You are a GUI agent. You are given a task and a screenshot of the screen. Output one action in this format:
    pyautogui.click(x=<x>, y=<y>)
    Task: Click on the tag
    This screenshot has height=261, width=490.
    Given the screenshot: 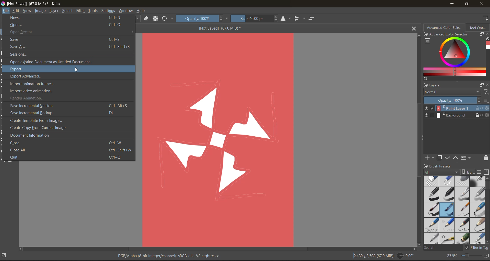 What is the action you would take?
    pyautogui.click(x=450, y=172)
    